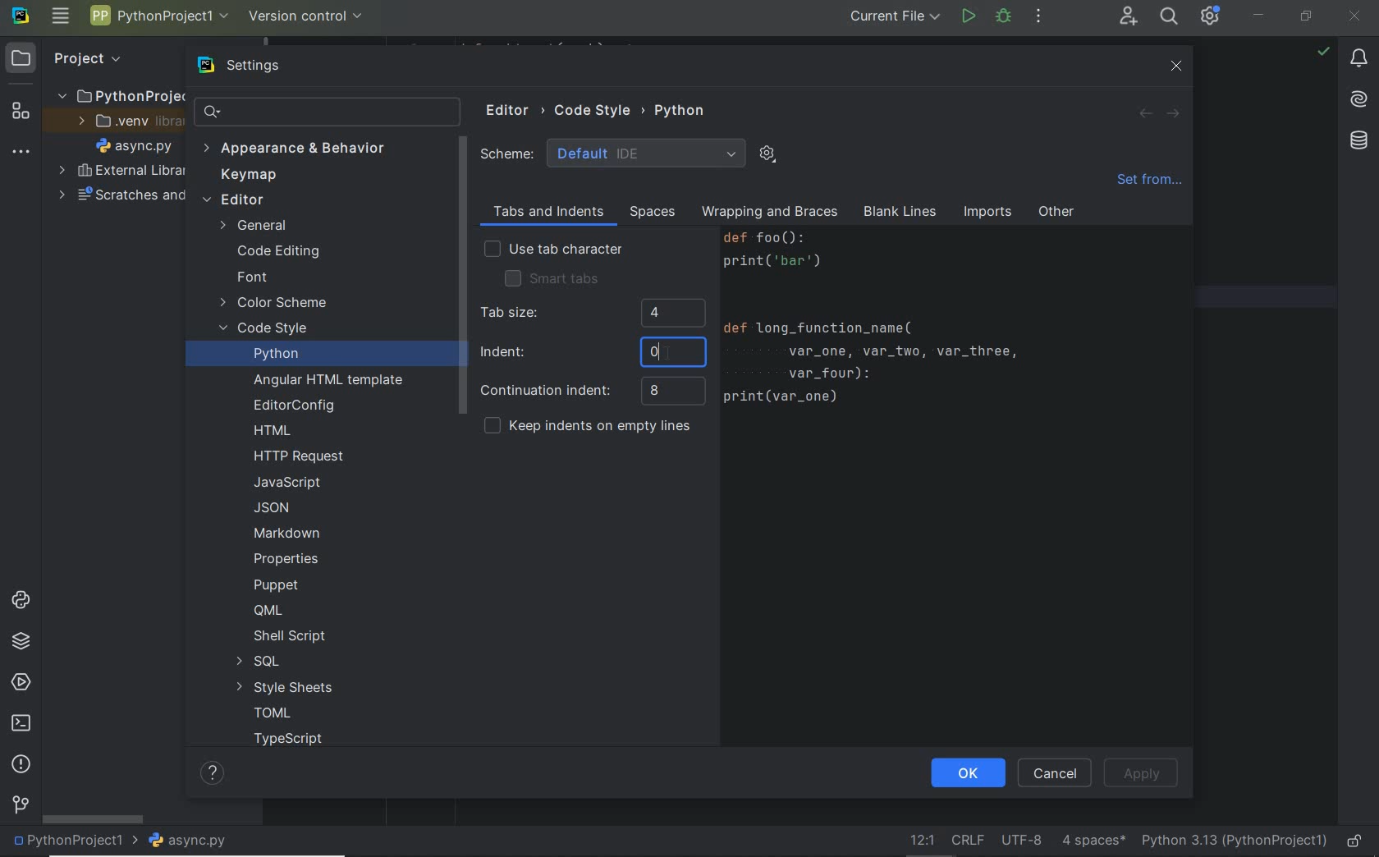 The height and width of the screenshot is (857, 1379). What do you see at coordinates (214, 772) in the screenshot?
I see `HELP` at bounding box center [214, 772].